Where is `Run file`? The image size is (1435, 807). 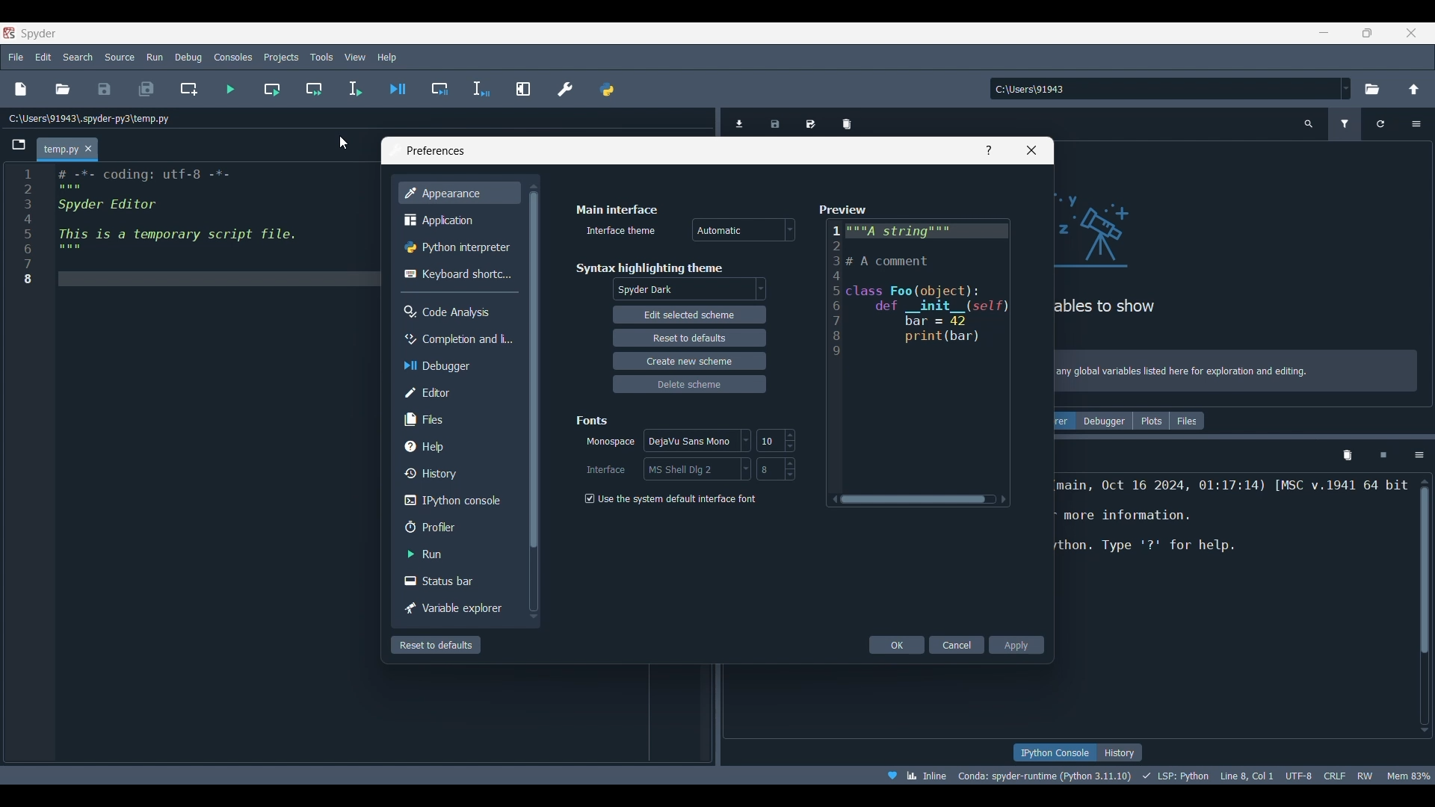
Run file is located at coordinates (229, 89).